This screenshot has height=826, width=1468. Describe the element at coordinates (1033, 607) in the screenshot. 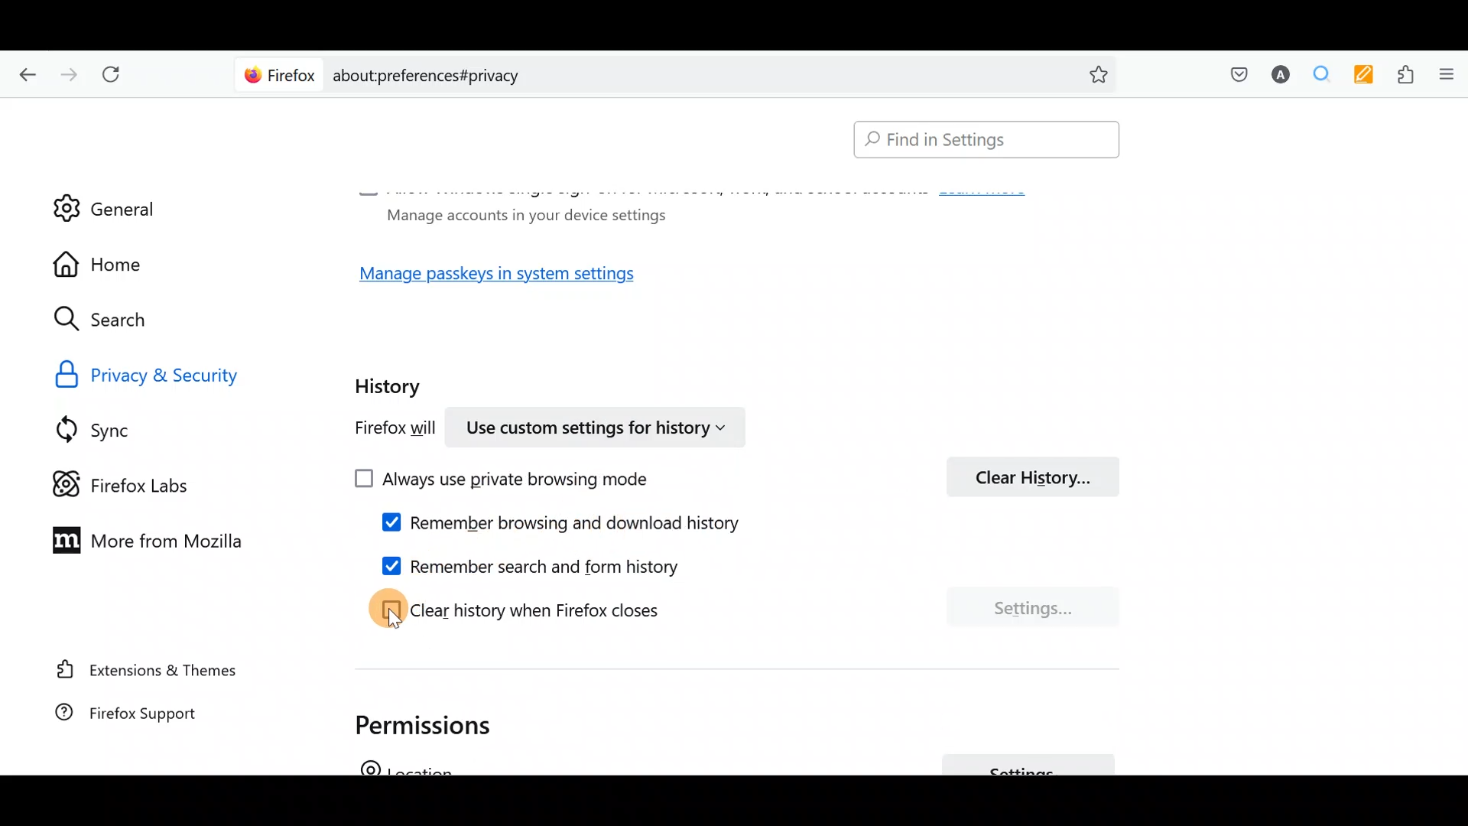

I see `Settings` at that location.